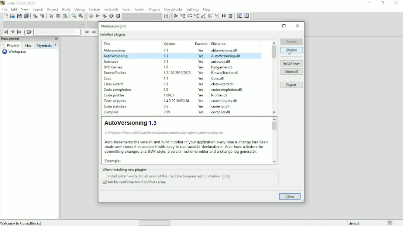 This screenshot has height=226, width=403. What do you see at coordinates (223, 73) in the screenshot?
I see `BrowseTracker.dll` at bounding box center [223, 73].